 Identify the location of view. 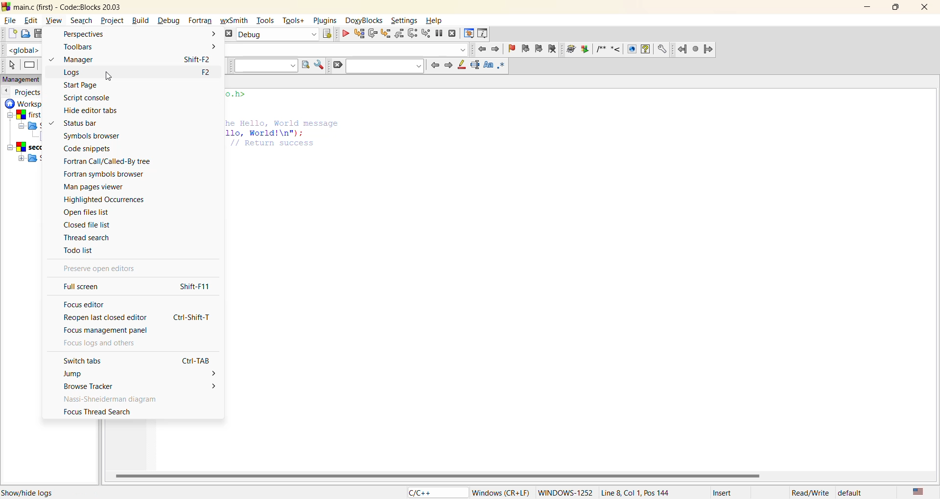
(55, 21).